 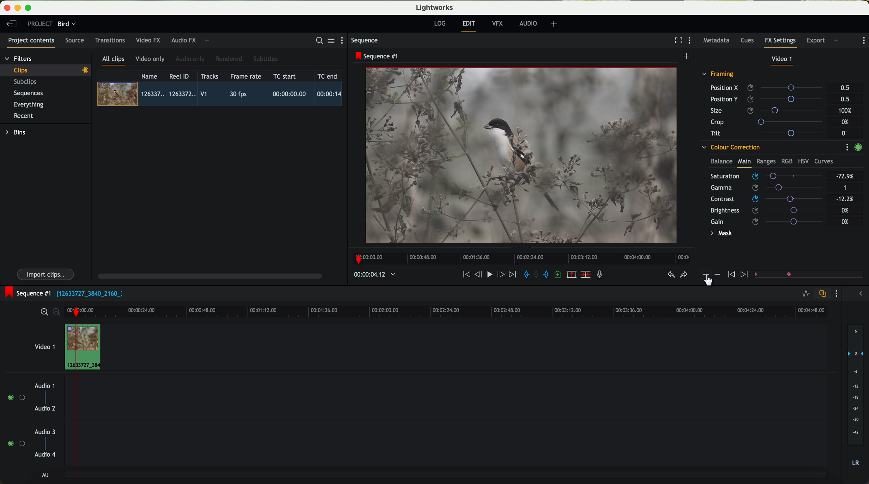 I want to click on show settings menu, so click(x=345, y=40).